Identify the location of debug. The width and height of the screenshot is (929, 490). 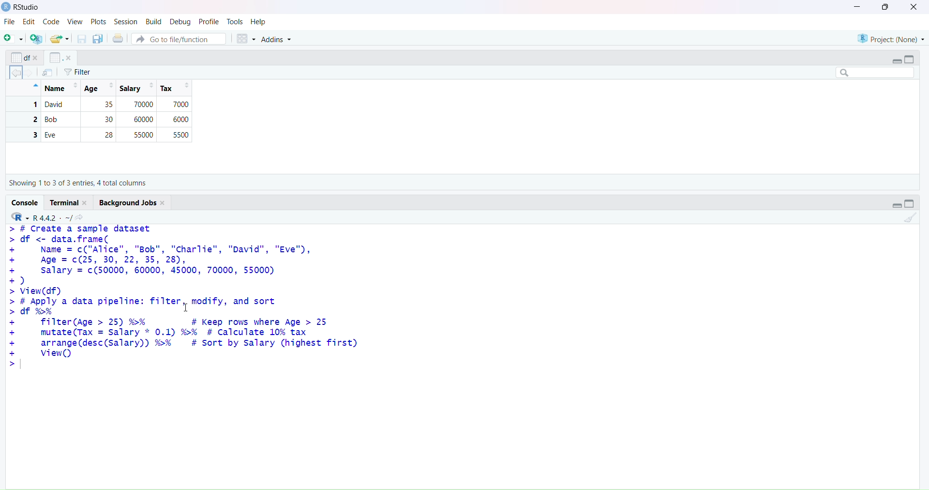
(180, 22).